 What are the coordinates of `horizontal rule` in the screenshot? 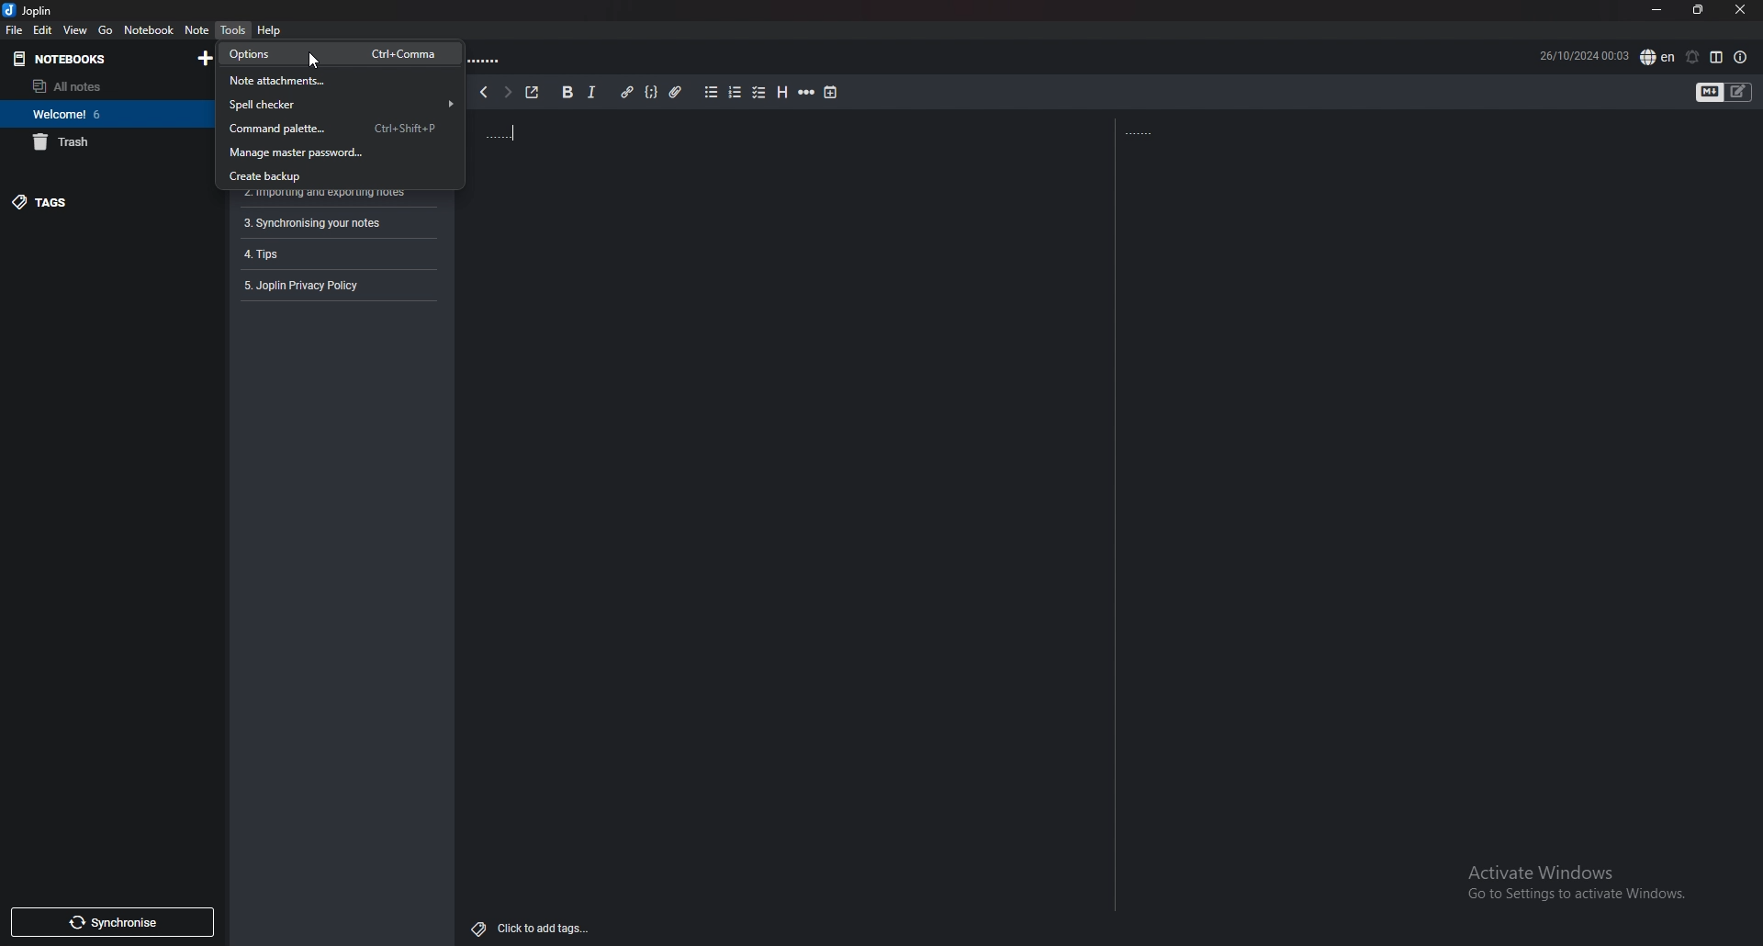 It's located at (808, 92).